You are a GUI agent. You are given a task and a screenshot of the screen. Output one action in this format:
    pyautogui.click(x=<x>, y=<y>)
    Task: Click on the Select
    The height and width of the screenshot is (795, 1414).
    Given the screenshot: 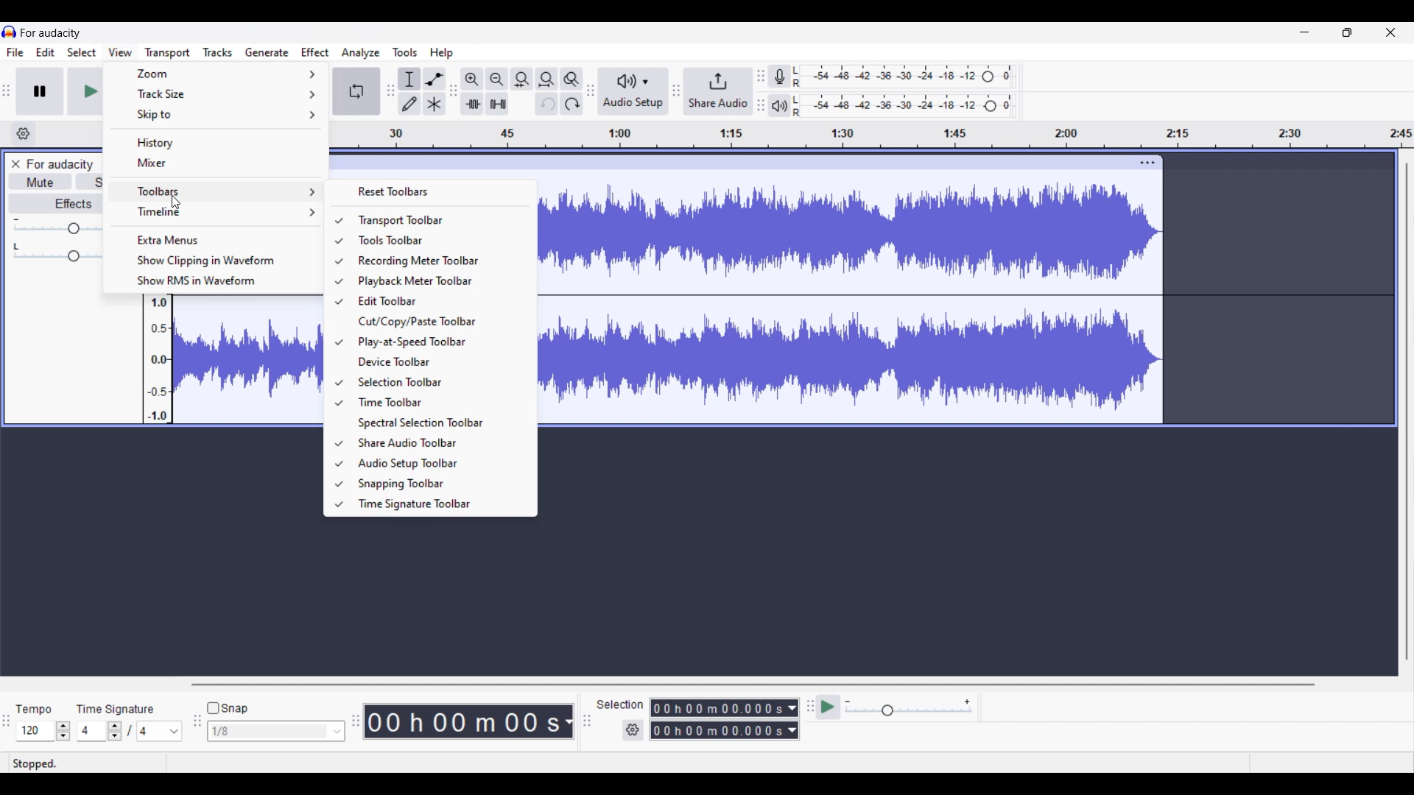 What is the action you would take?
    pyautogui.click(x=82, y=52)
    